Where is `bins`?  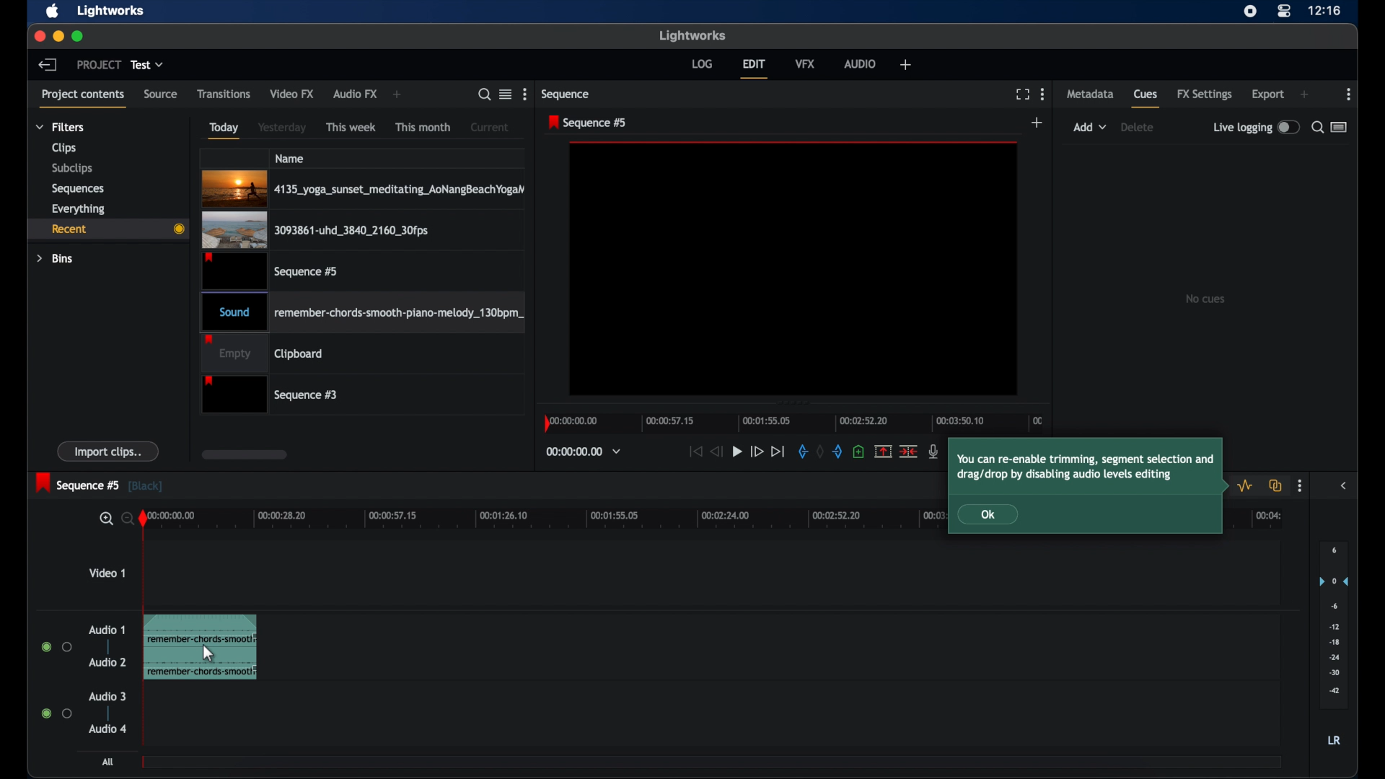
bins is located at coordinates (56, 258).